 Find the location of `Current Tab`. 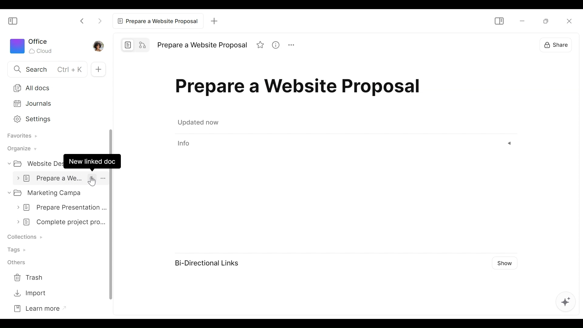

Current Tab is located at coordinates (157, 21).